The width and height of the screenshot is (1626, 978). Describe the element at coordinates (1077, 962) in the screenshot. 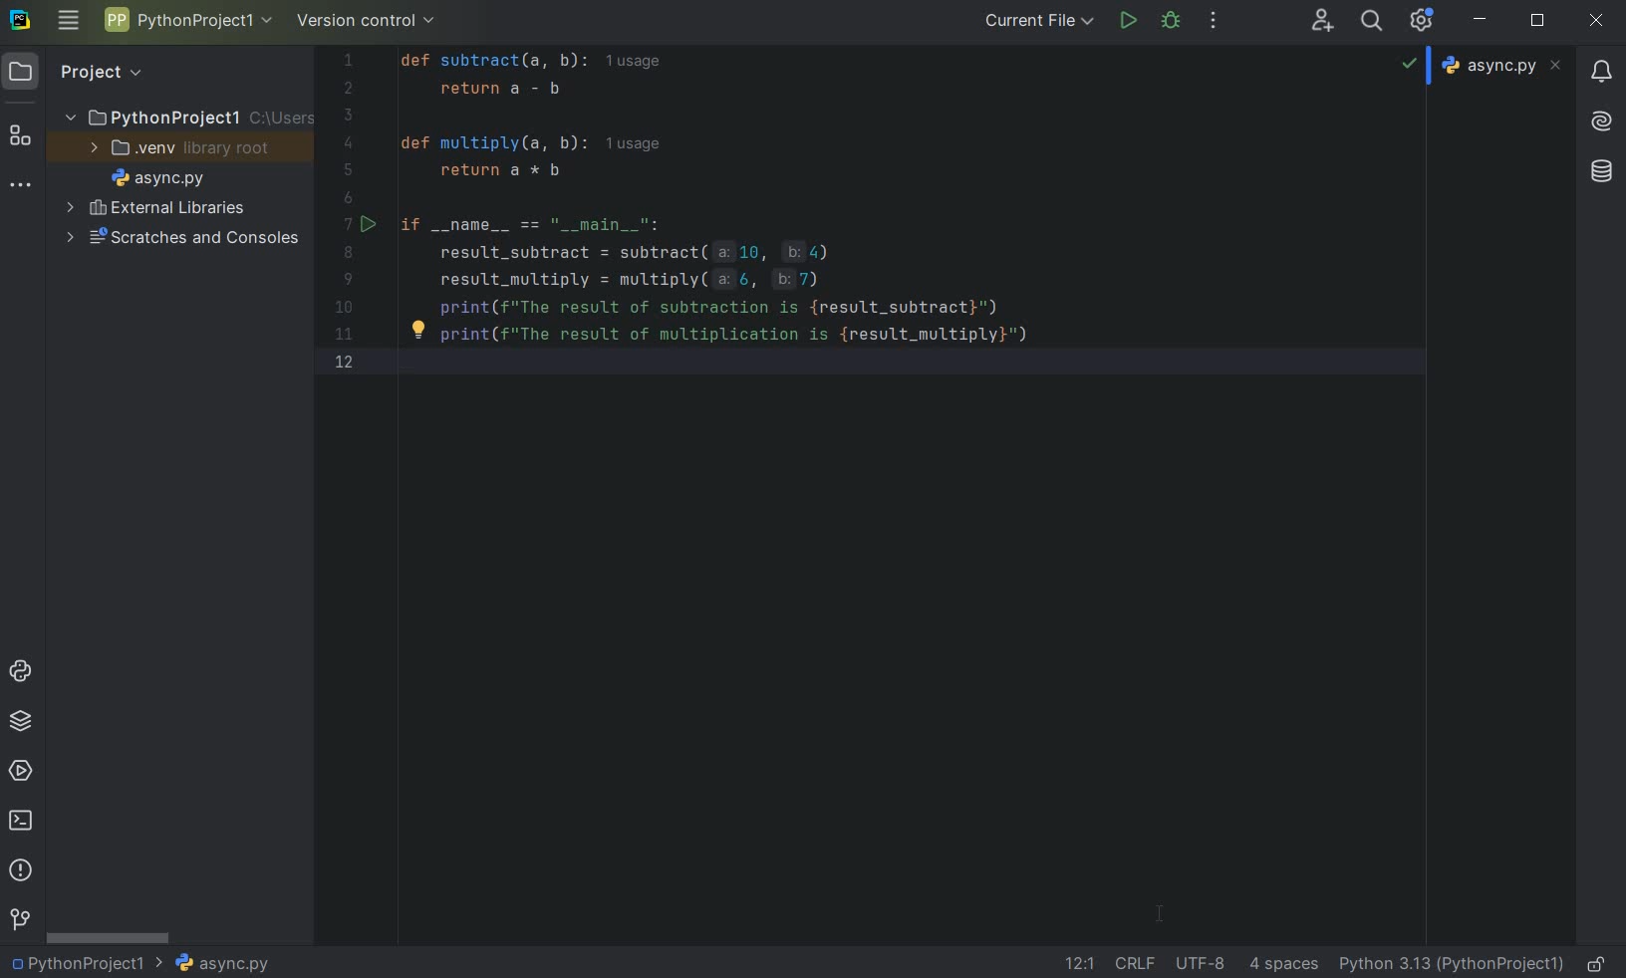

I see `go to line` at that location.